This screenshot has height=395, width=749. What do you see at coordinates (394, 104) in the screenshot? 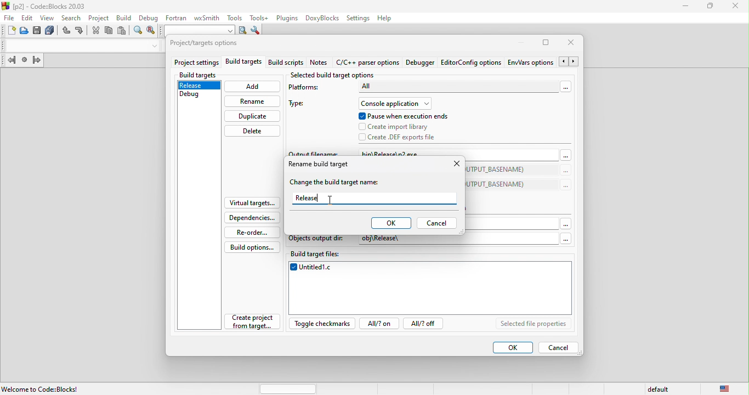
I see `console application` at bounding box center [394, 104].